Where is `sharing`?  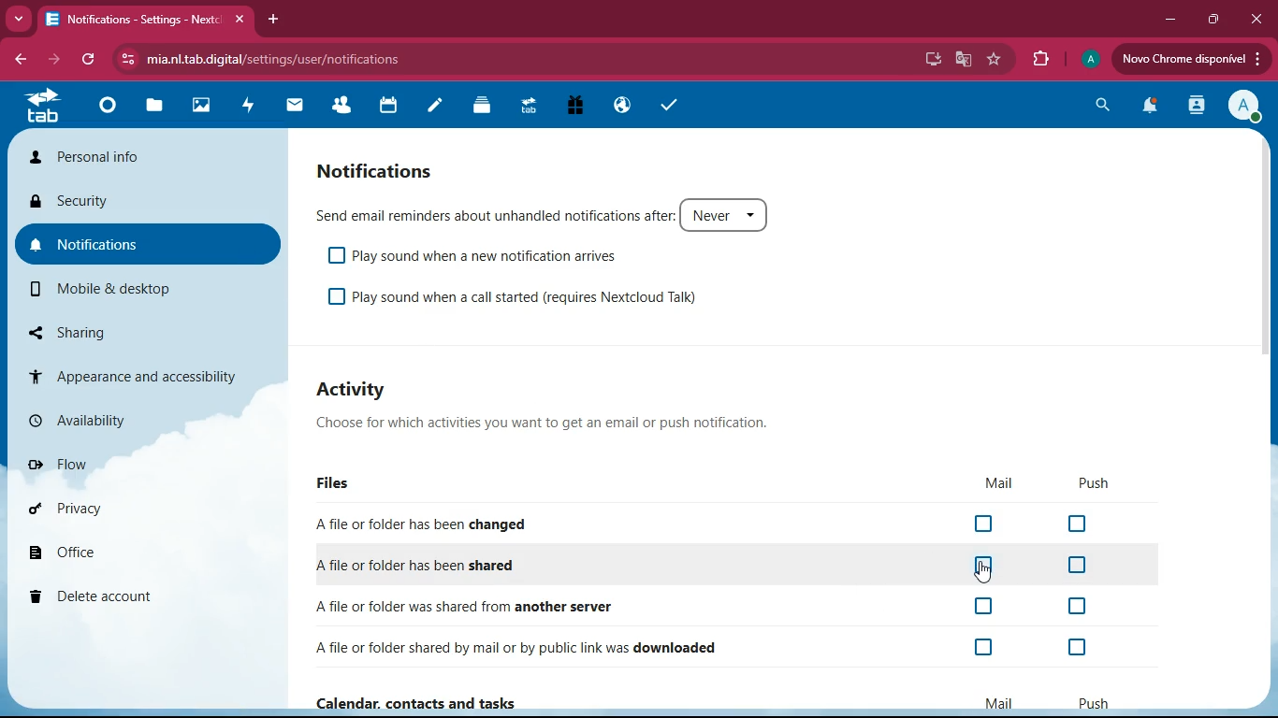
sharing is located at coordinates (83, 328).